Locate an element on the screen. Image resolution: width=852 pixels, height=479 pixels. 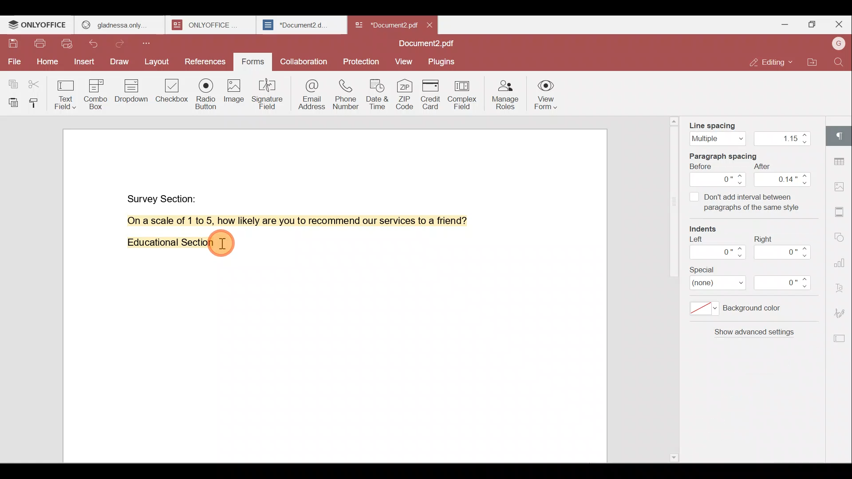
Background color is located at coordinates (743, 311).